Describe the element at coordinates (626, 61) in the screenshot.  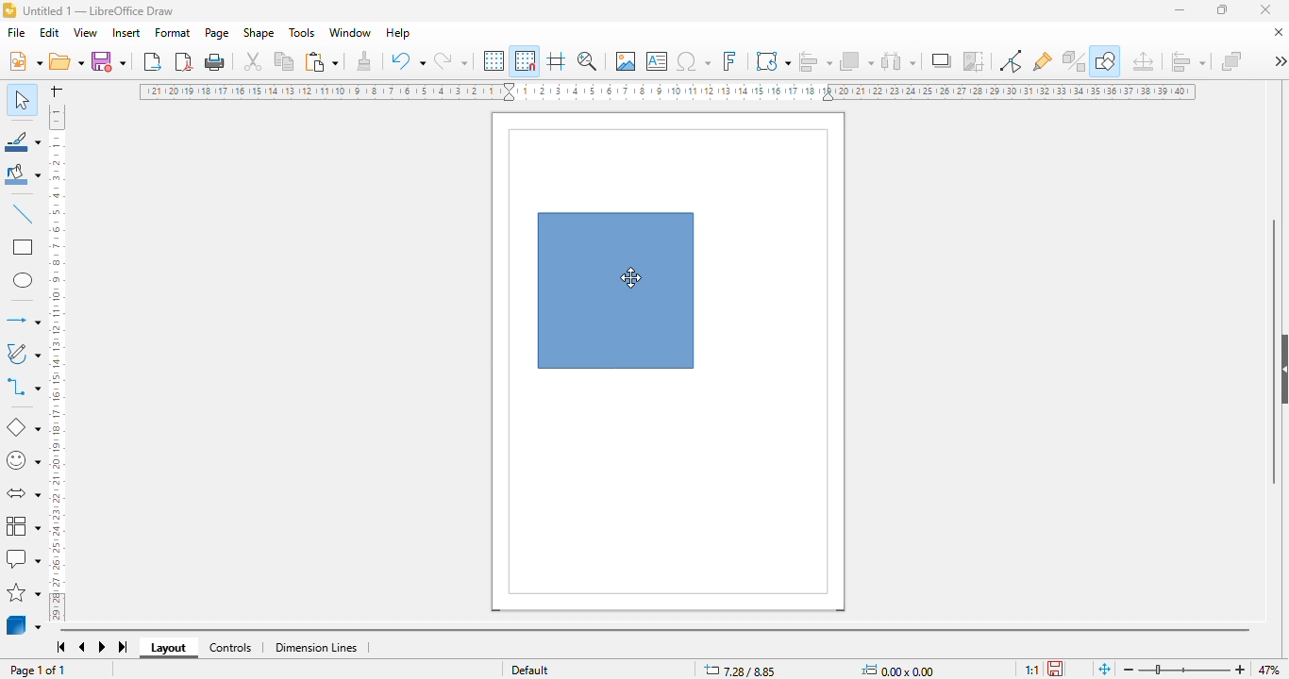
I see `insert image` at that location.